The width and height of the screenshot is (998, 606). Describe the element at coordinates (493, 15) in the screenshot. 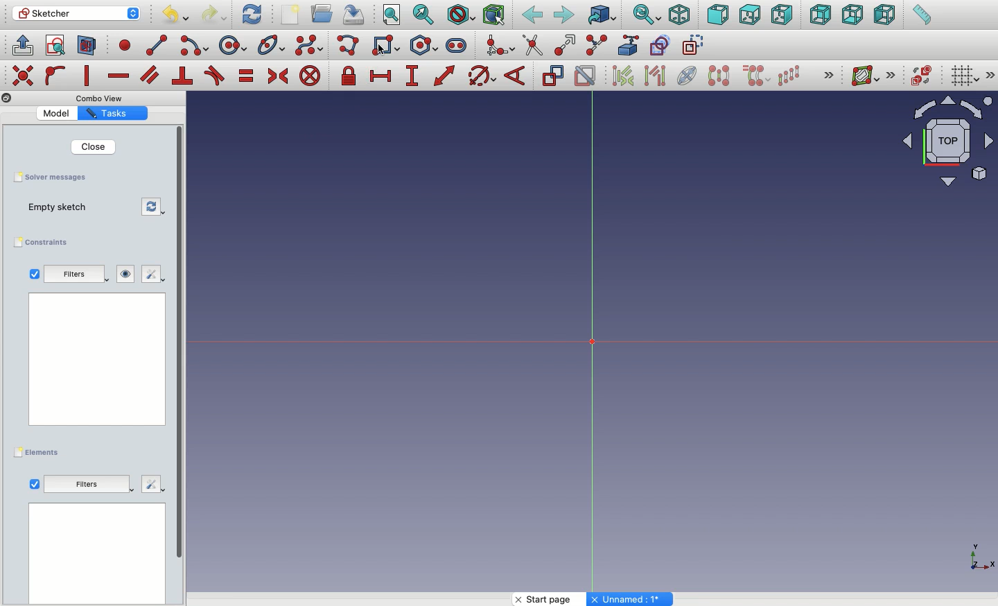

I see `Bounding Box` at that location.